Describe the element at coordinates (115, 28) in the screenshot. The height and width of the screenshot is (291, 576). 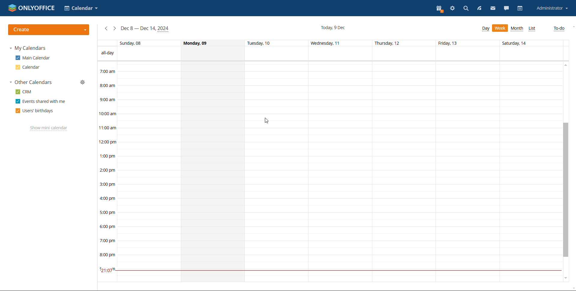
I see `next week` at that location.